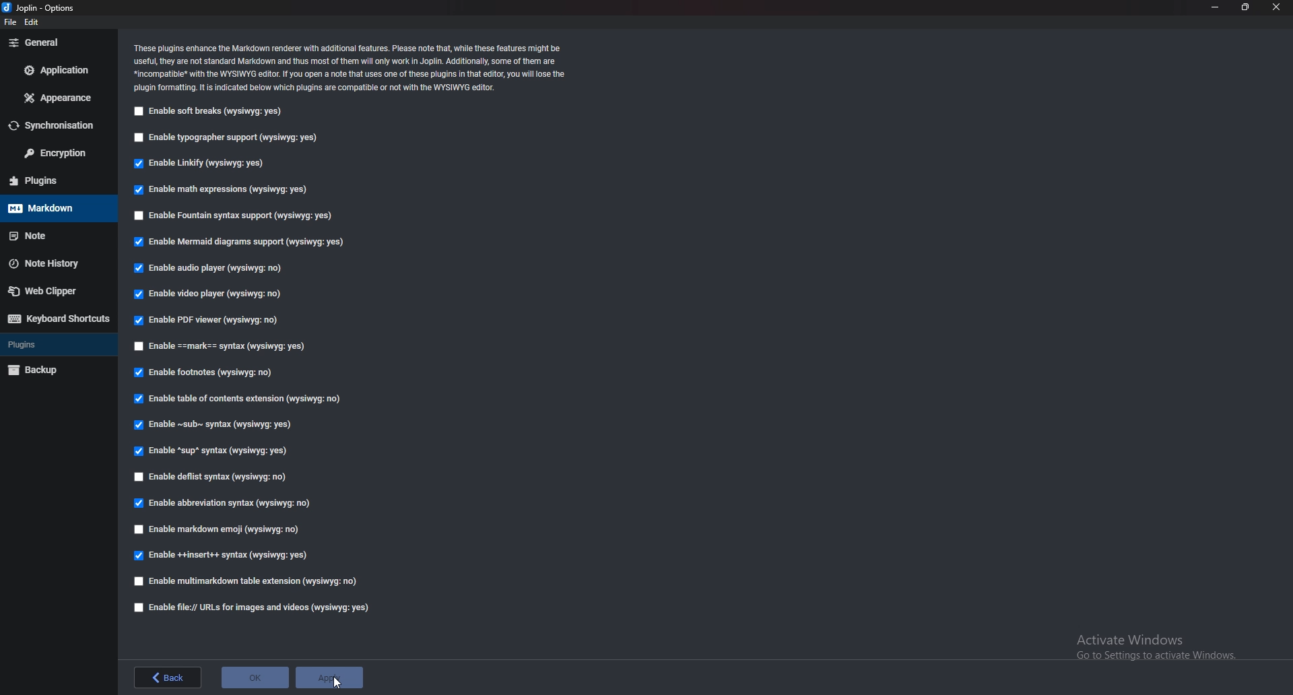 The width and height of the screenshot is (1293, 695). What do you see at coordinates (1275, 8) in the screenshot?
I see `close` at bounding box center [1275, 8].